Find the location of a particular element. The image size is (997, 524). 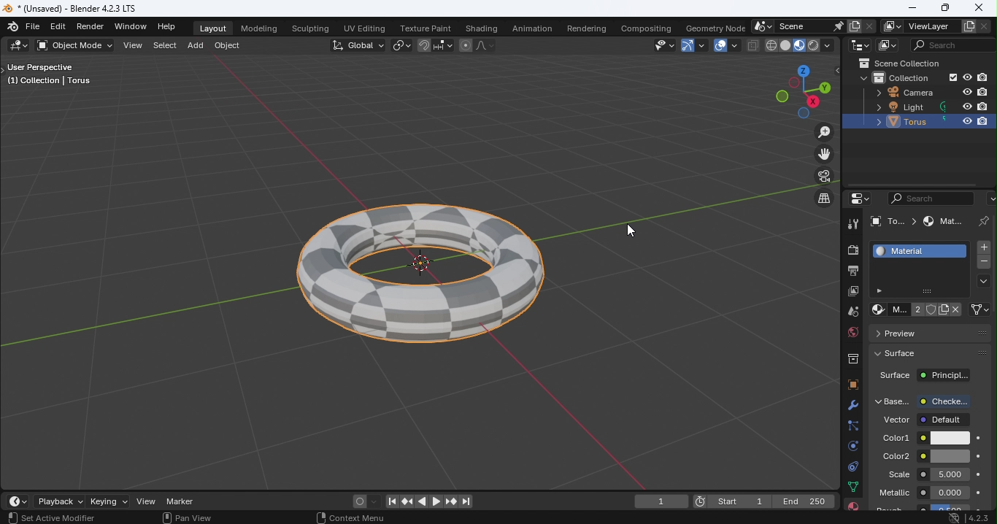

Vector is located at coordinates (926, 420).